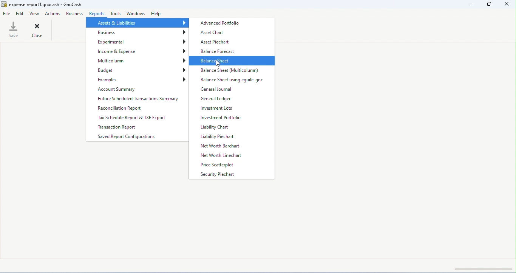 This screenshot has height=273, width=516. I want to click on balance sheet (multicolumn), so click(230, 70).